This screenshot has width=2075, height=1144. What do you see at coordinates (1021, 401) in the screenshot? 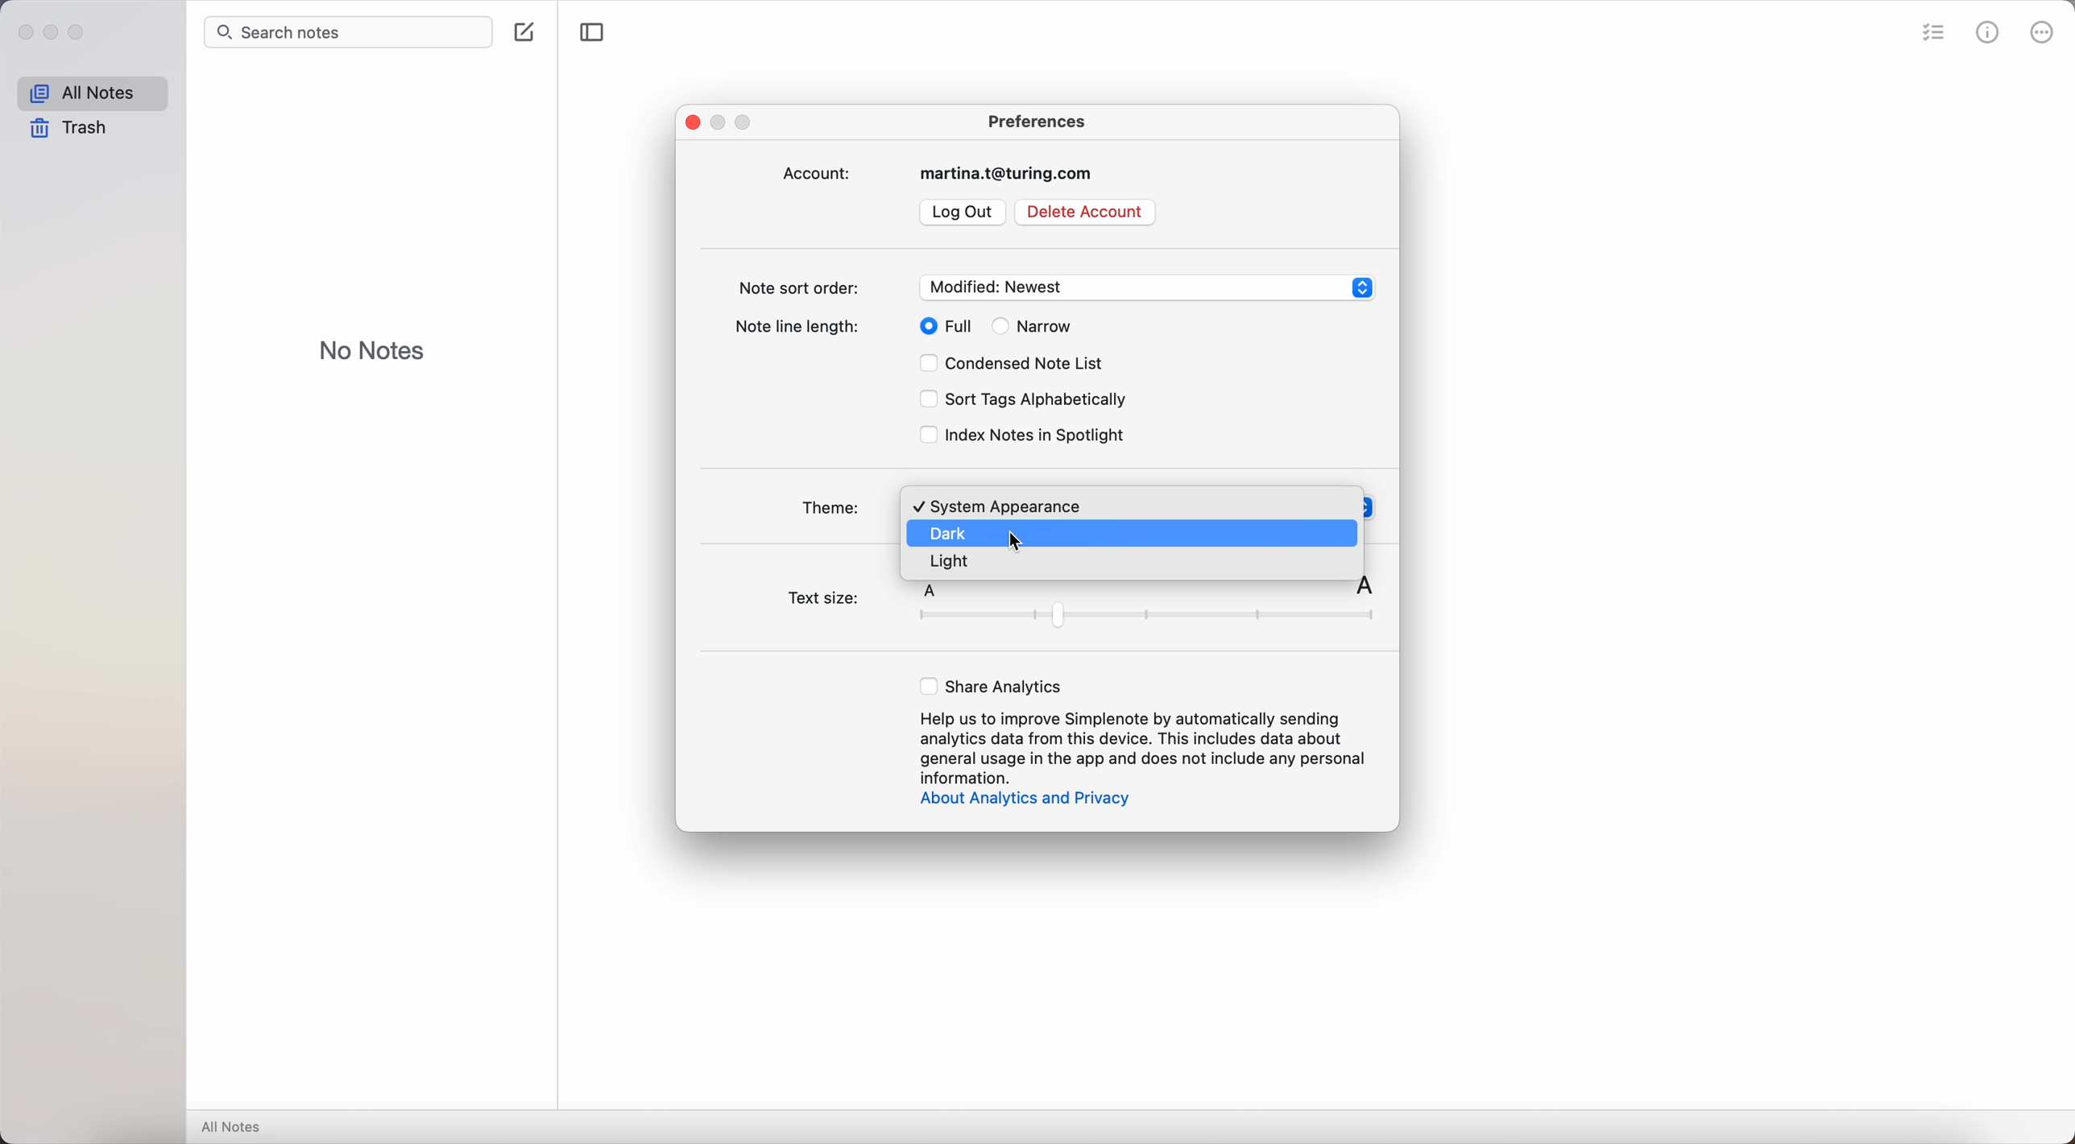
I see `sort tags alphabetically` at bounding box center [1021, 401].